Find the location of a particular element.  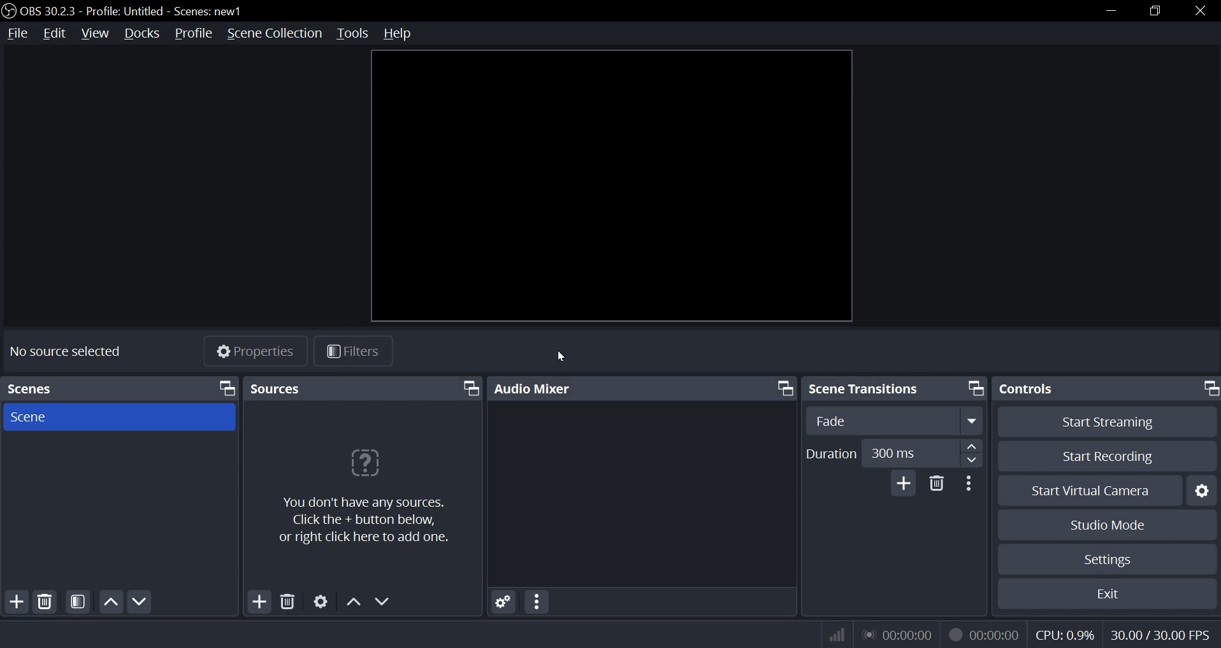

add is located at coordinates (904, 483).